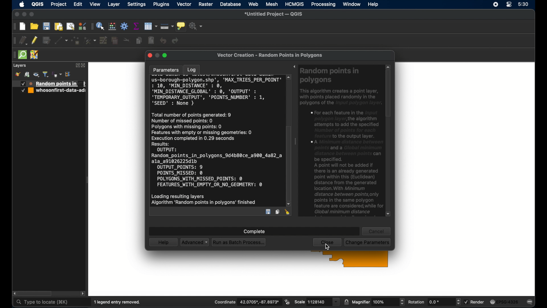 The image size is (547, 308). I want to click on open field  calculator, so click(113, 27).